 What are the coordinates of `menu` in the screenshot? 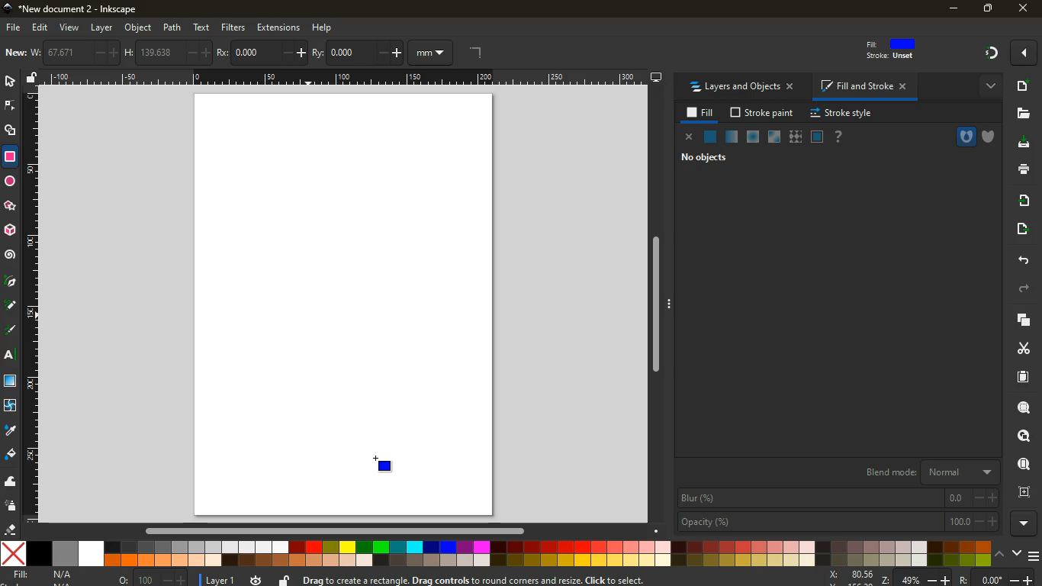 It's located at (1033, 556).